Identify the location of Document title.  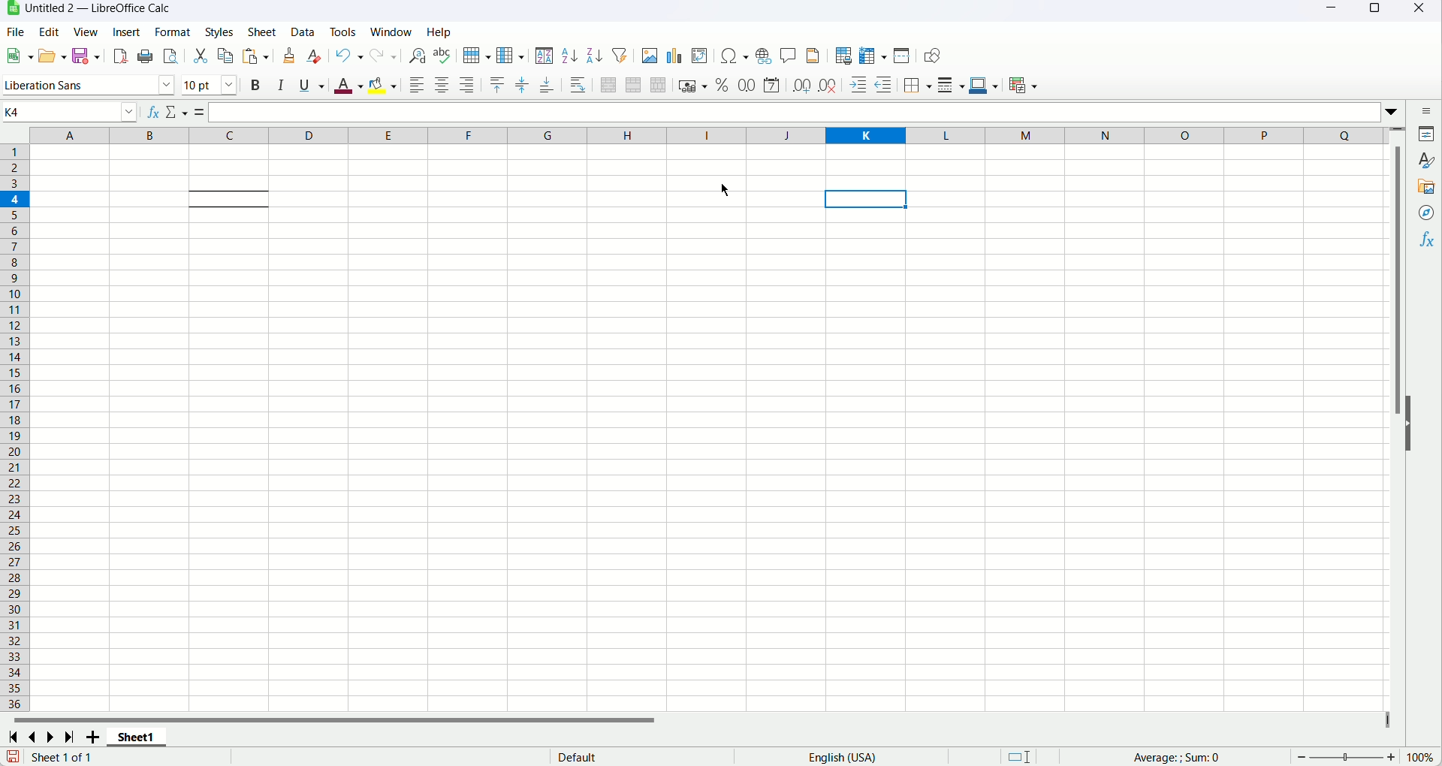
(100, 8).